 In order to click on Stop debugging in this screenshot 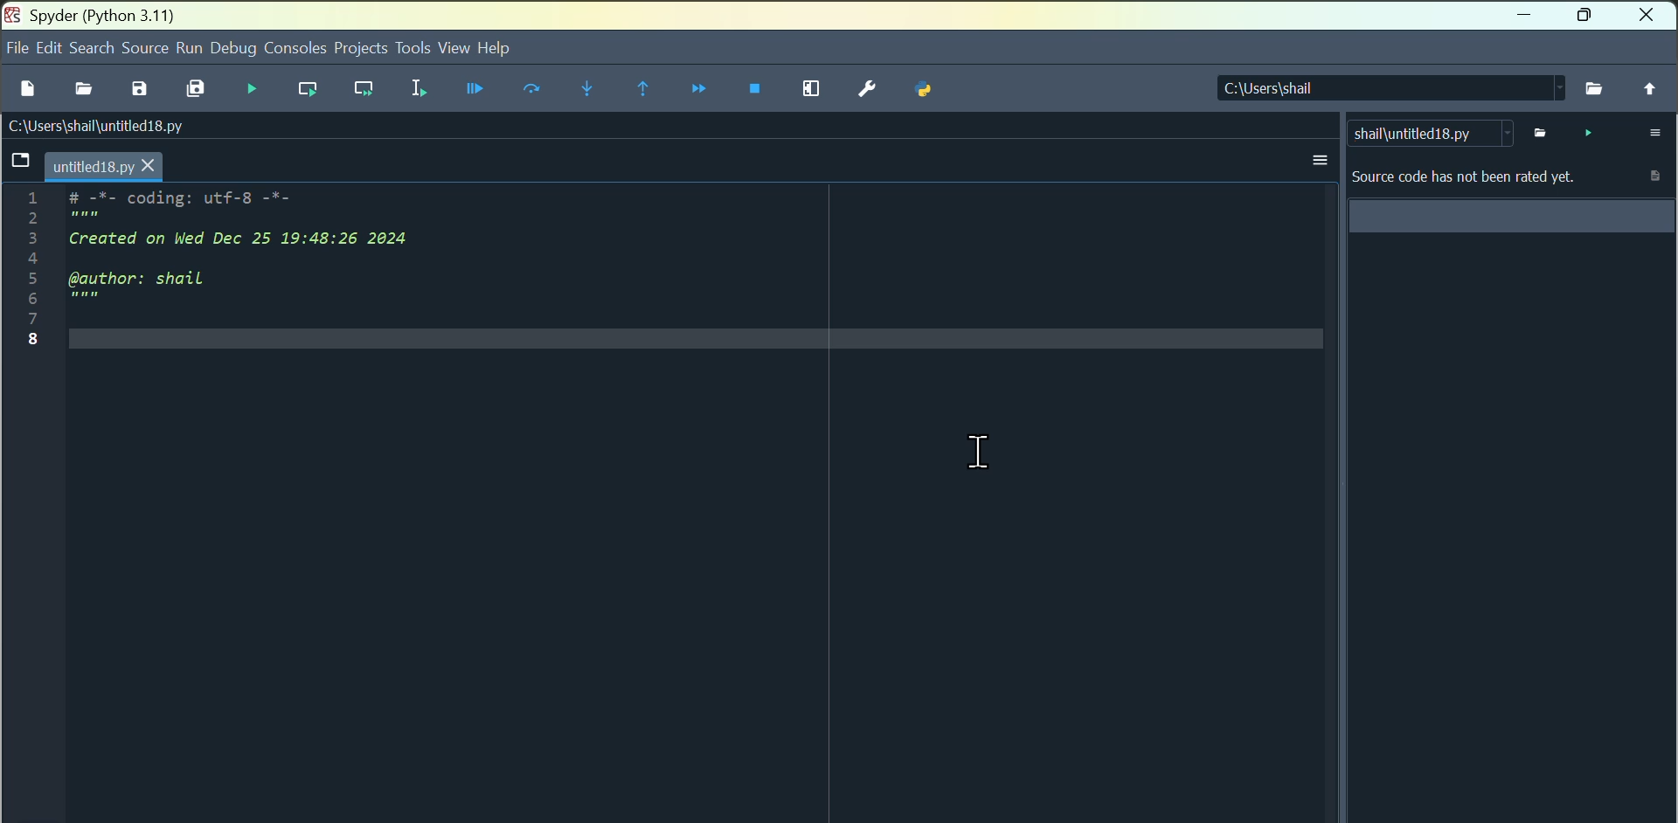, I will do `click(759, 91)`.